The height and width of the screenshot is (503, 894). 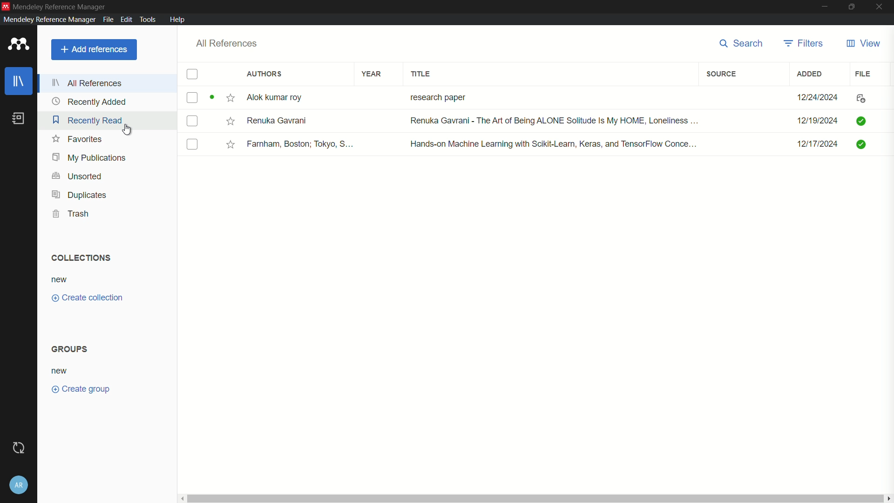 What do you see at coordinates (228, 44) in the screenshot?
I see `all references` at bounding box center [228, 44].